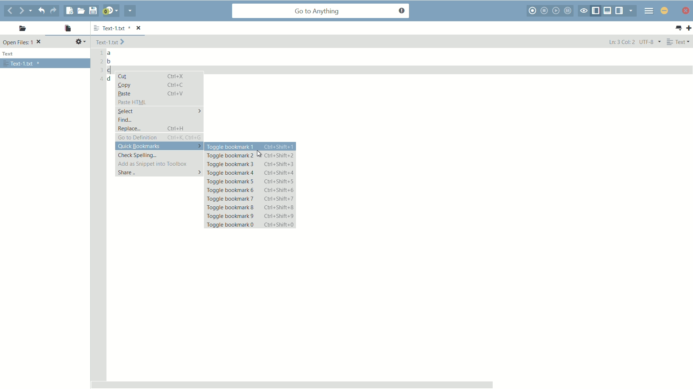 Image resolution: width=693 pixels, height=389 pixels. Describe the element at coordinates (154, 85) in the screenshot. I see `copy ctrl+C` at that location.